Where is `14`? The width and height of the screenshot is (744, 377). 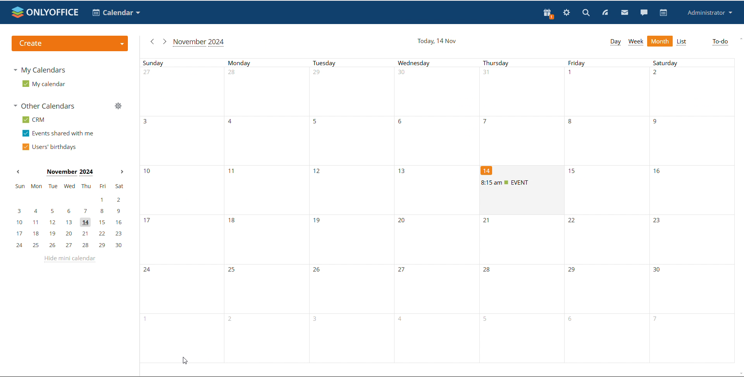
14 is located at coordinates (487, 171).